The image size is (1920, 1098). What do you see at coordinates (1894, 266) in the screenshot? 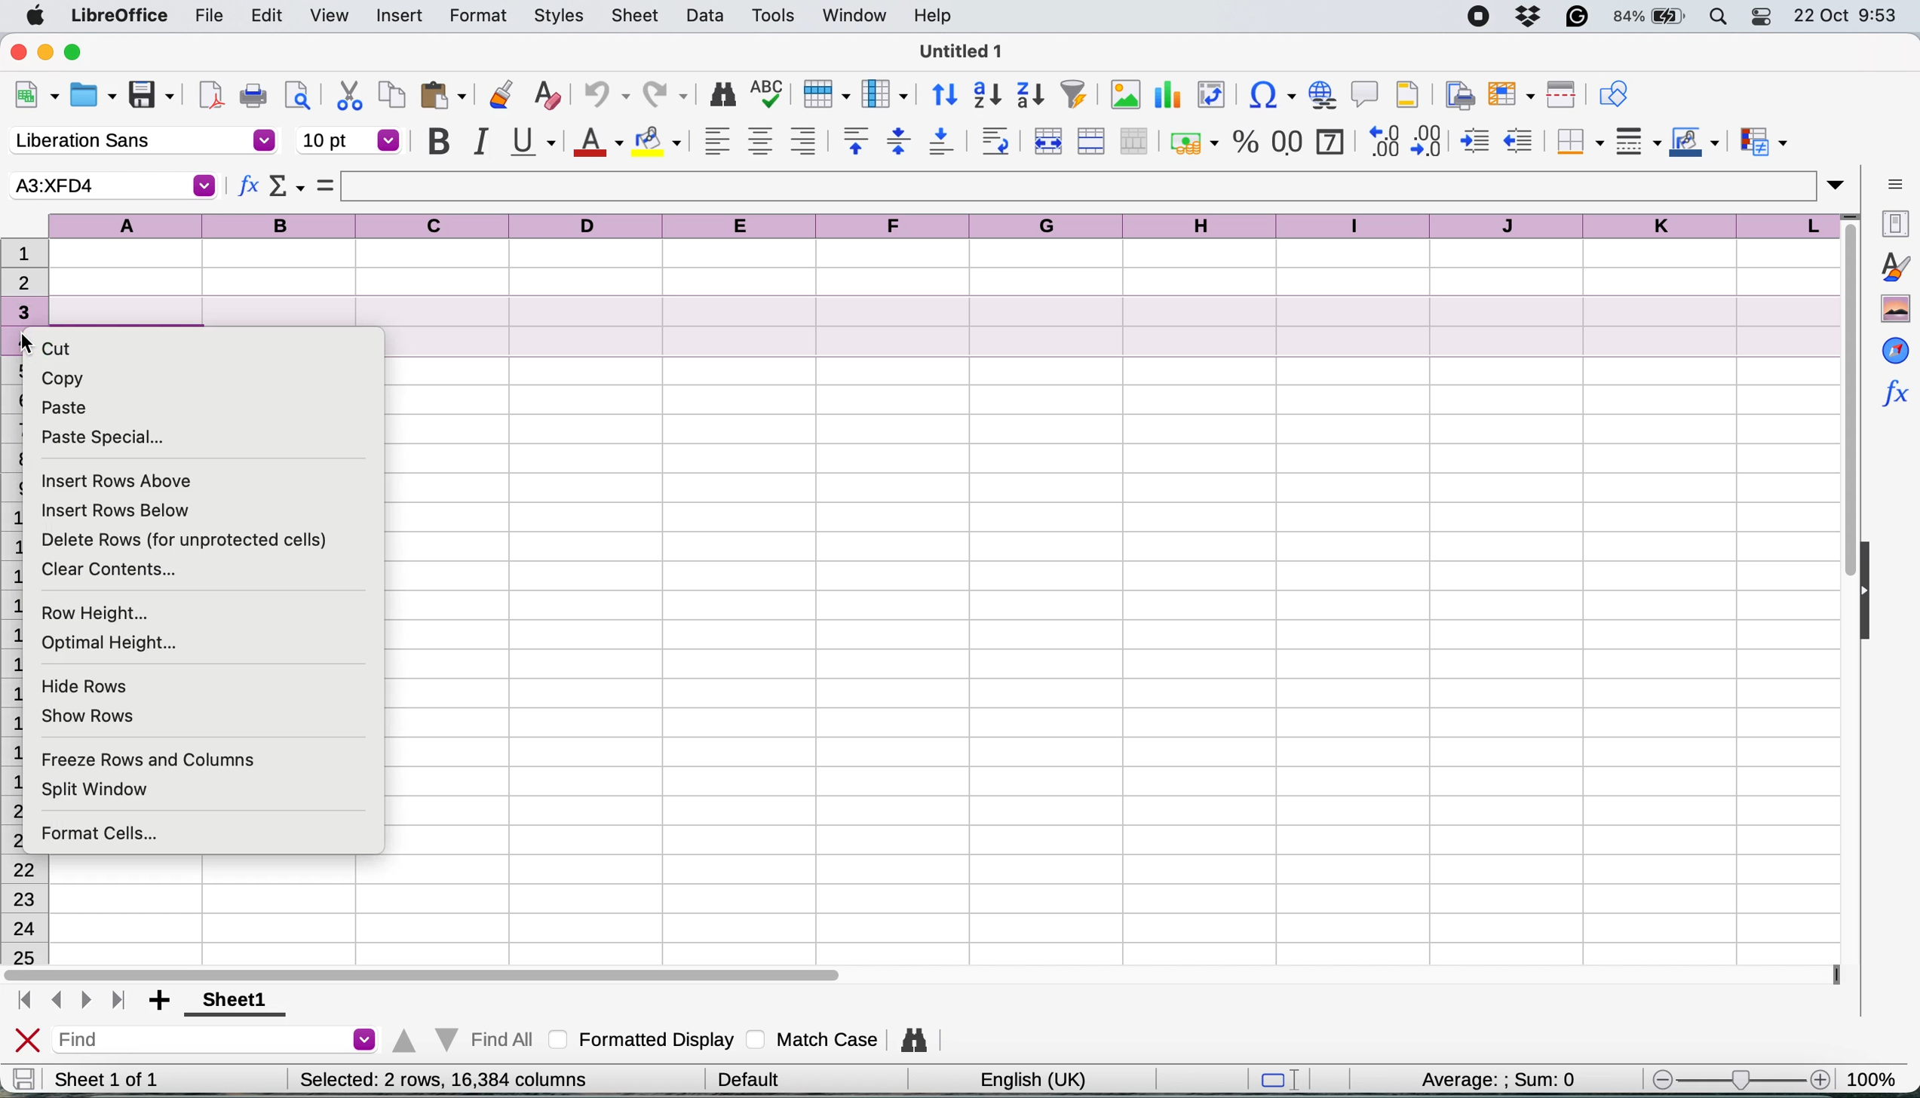
I see `styles` at bounding box center [1894, 266].